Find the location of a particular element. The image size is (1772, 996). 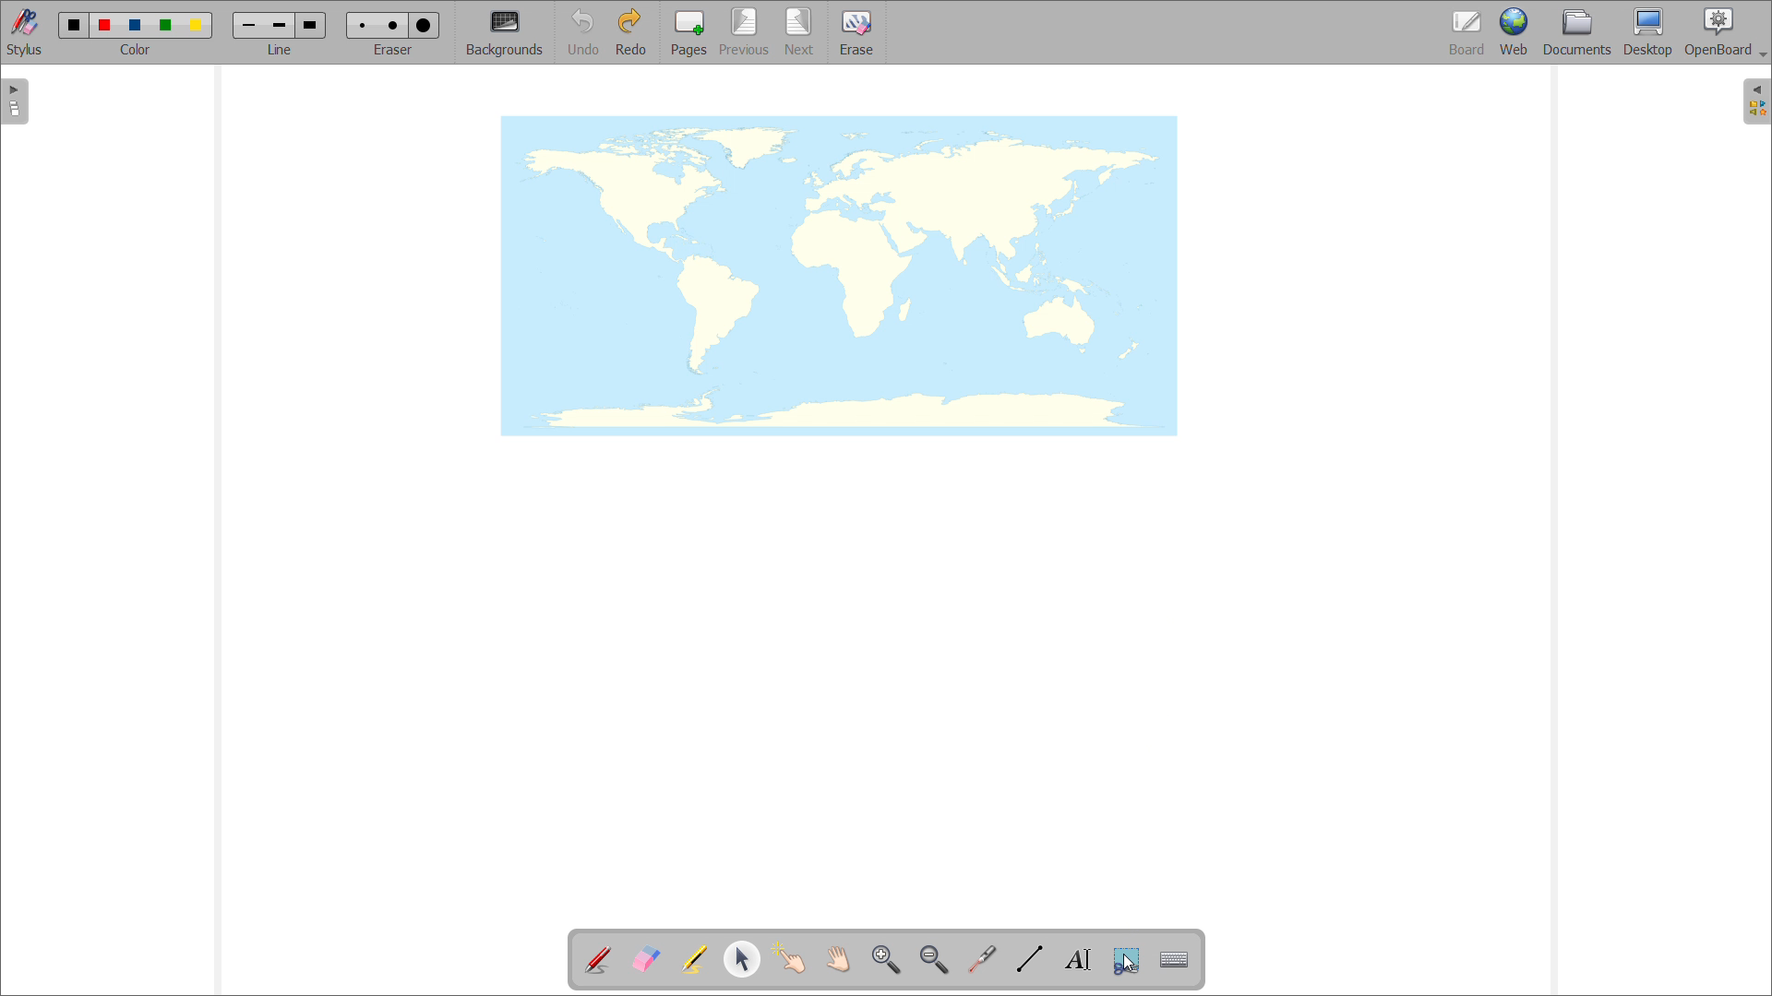

scroll page is located at coordinates (837, 958).